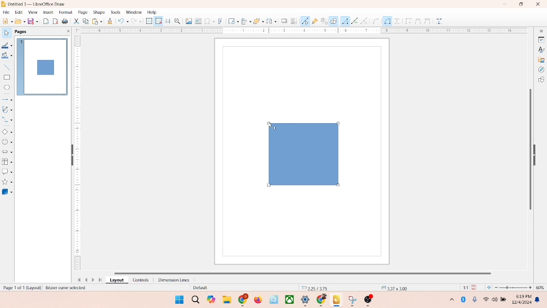 This screenshot has width=547, height=308. I want to click on horizontal scroll bar, so click(309, 272).